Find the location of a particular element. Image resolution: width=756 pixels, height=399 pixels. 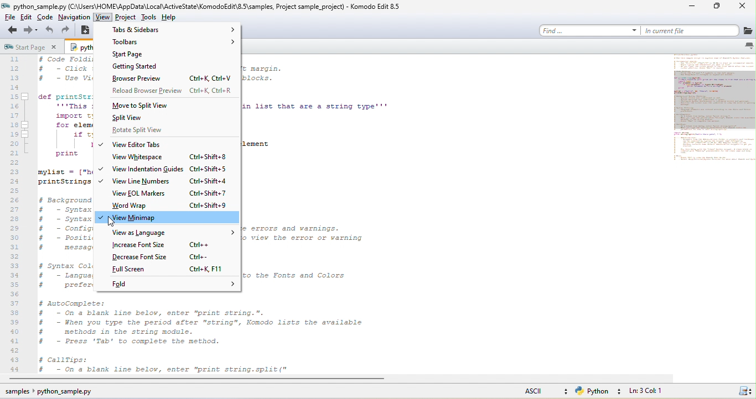

decrease font style is located at coordinates (161, 259).